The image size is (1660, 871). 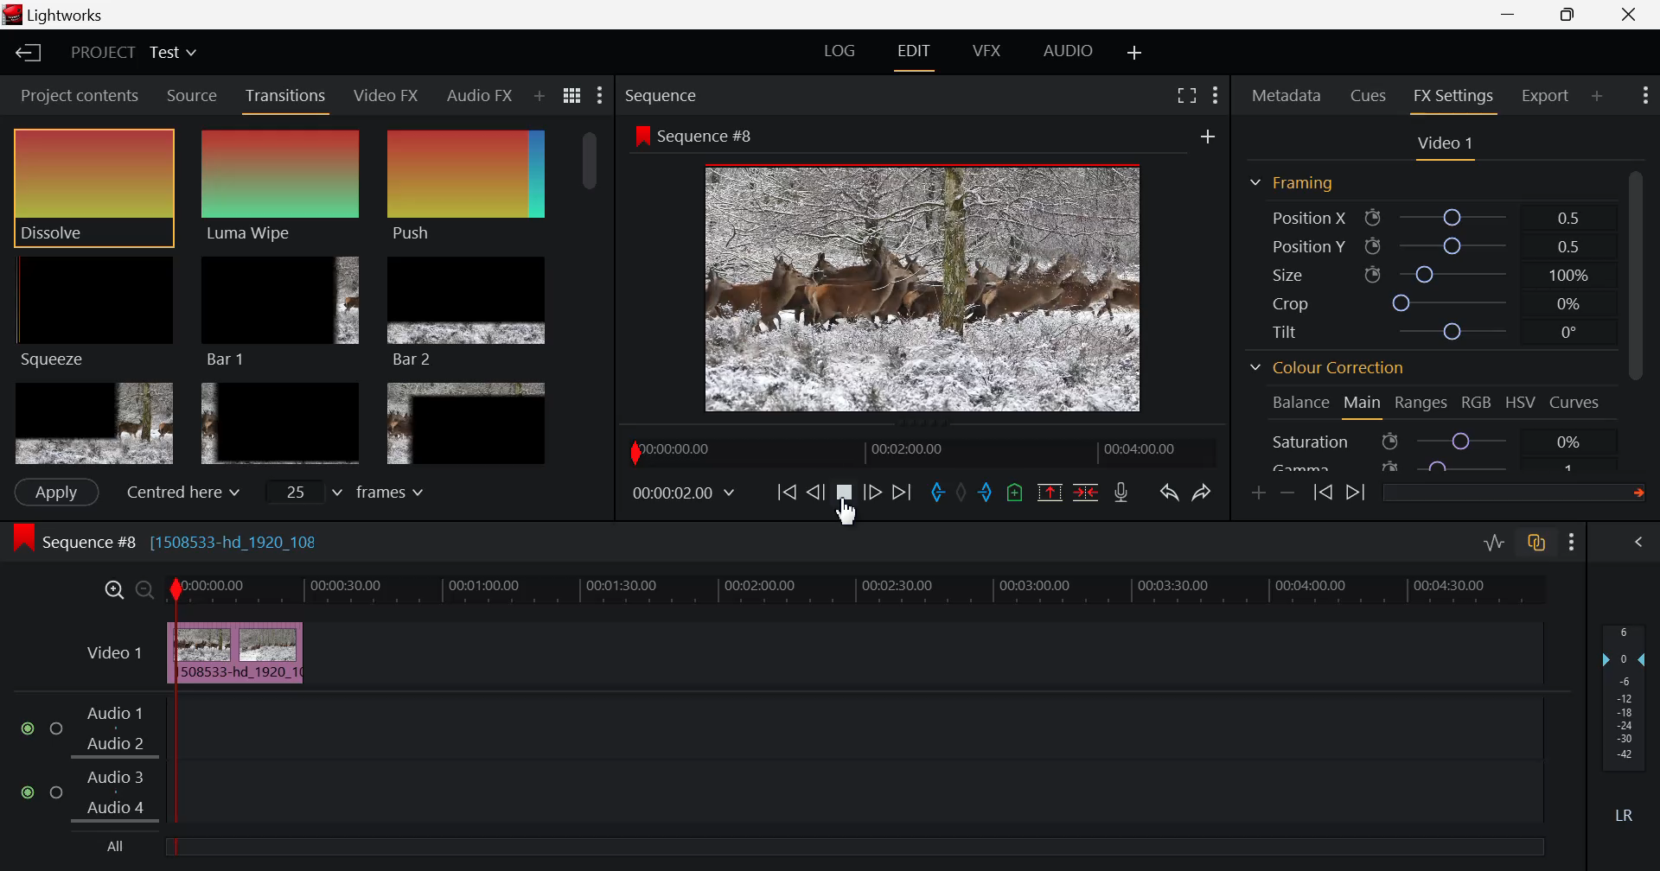 I want to click on Show Settings, so click(x=1644, y=96).